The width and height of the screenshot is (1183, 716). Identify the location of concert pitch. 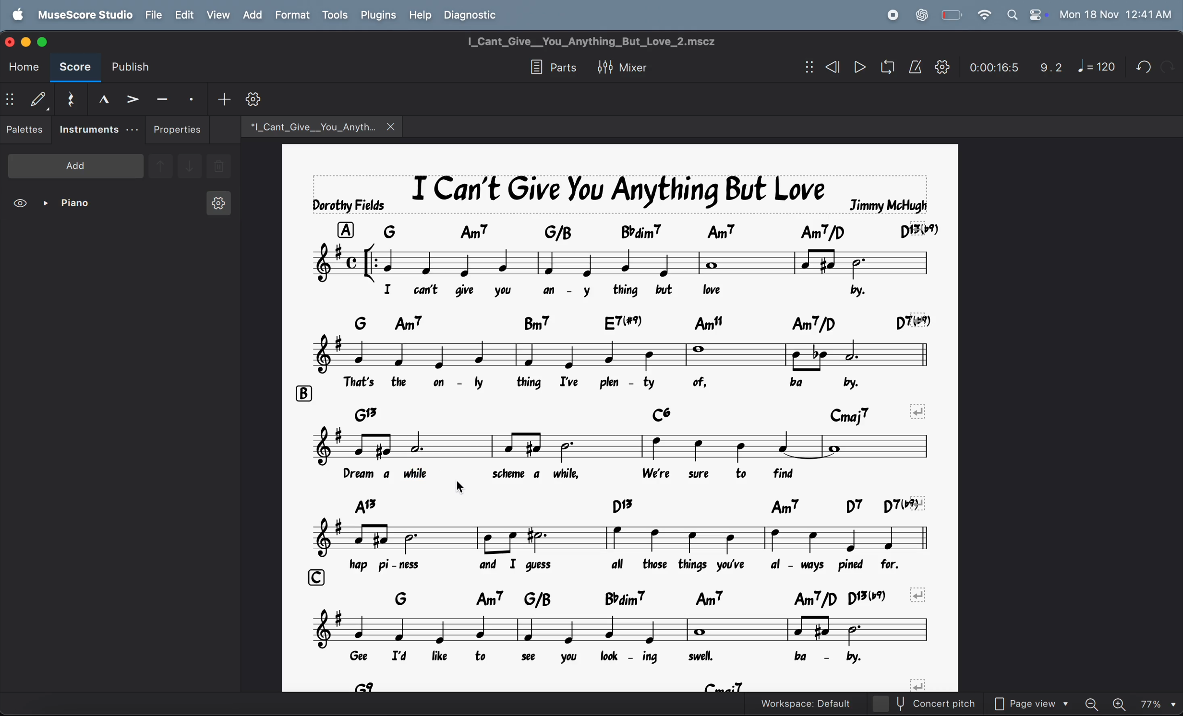
(927, 705).